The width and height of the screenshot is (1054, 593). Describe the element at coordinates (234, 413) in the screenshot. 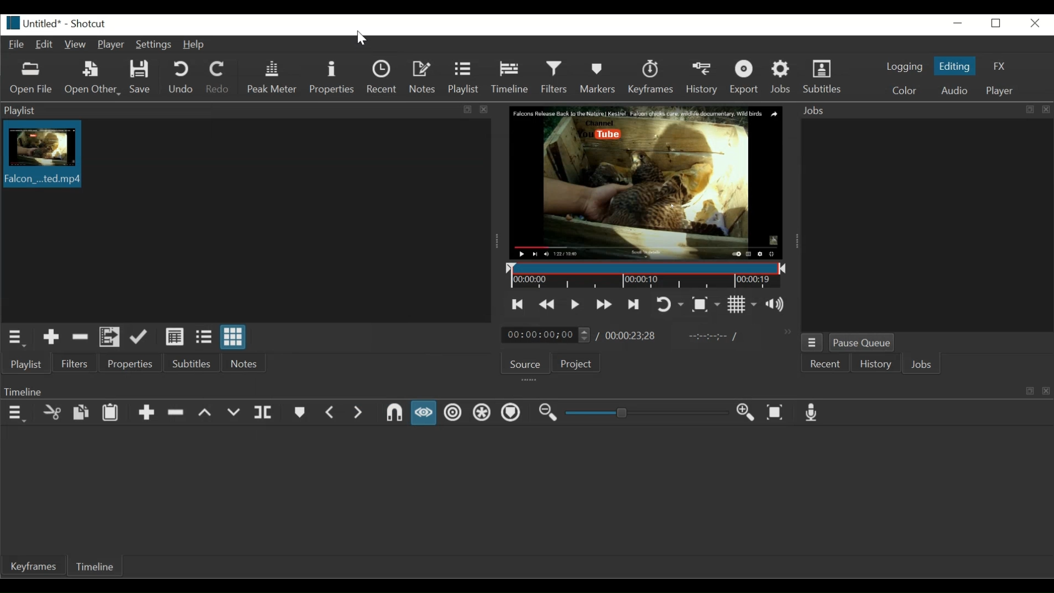

I see `Overwrite` at that location.